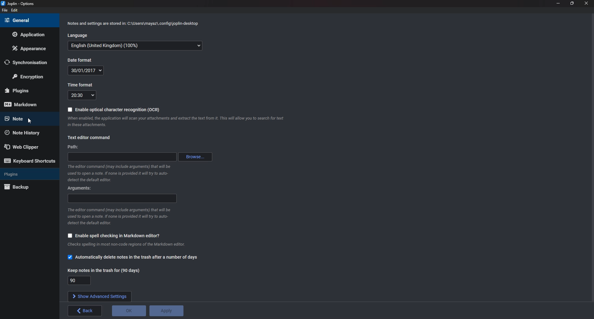 Image resolution: width=594 pixels, height=319 pixels. I want to click on Time format, so click(83, 95).